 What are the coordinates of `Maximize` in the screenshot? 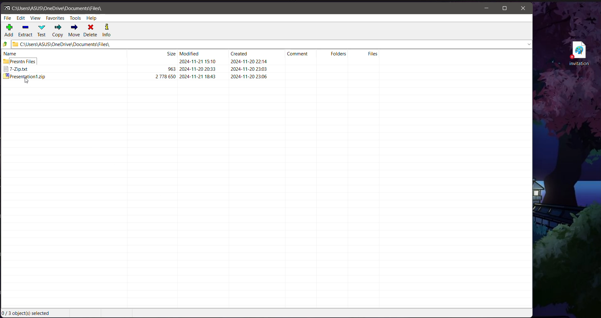 It's located at (504, 9).